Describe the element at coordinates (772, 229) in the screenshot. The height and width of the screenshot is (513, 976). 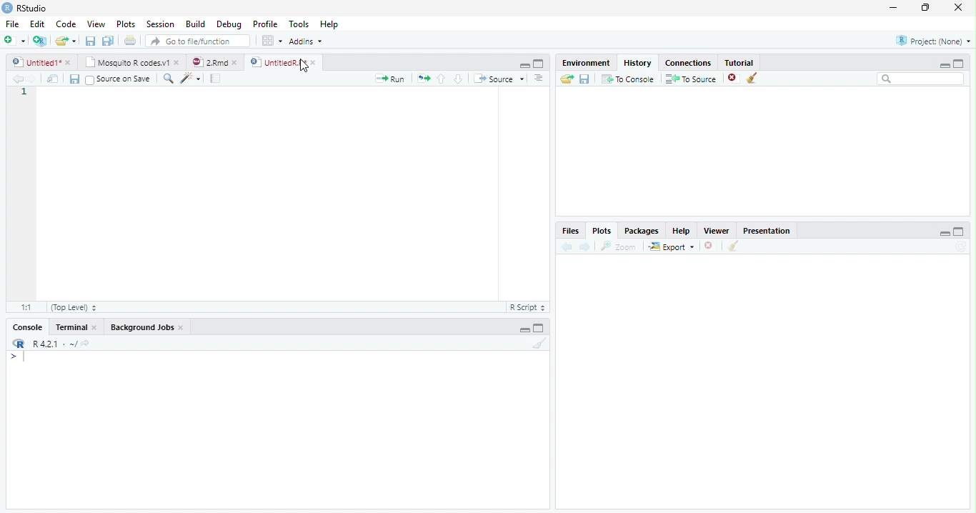
I see `Presentation` at that location.